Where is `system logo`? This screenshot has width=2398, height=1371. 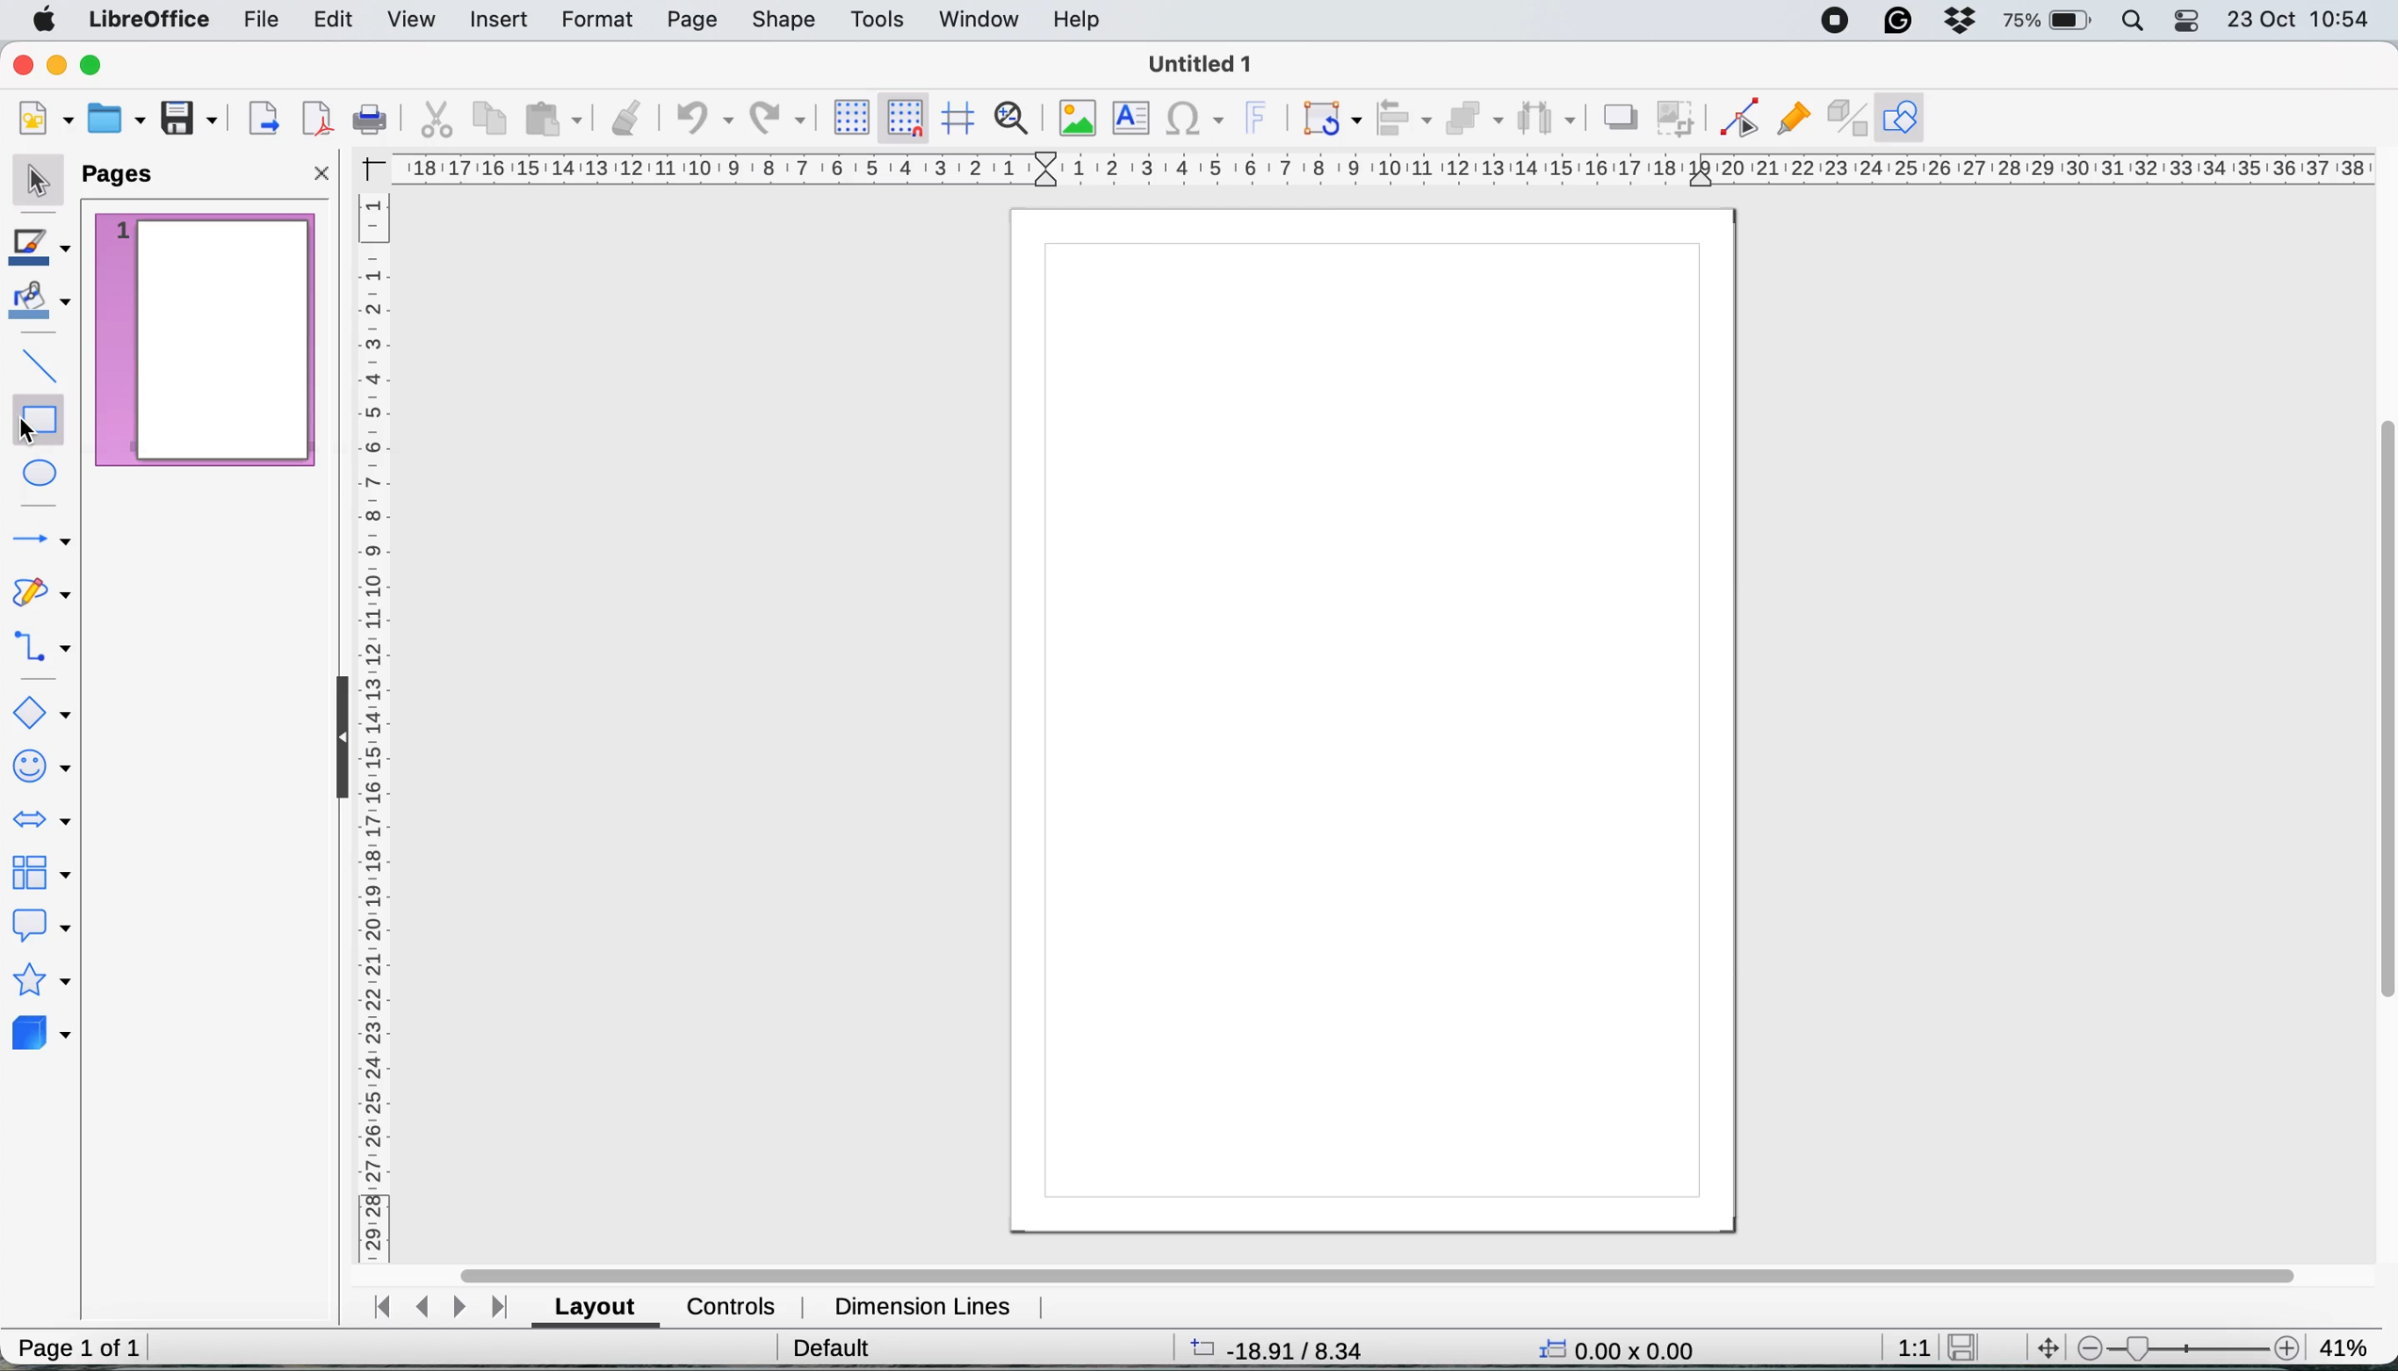 system logo is located at coordinates (40, 24).